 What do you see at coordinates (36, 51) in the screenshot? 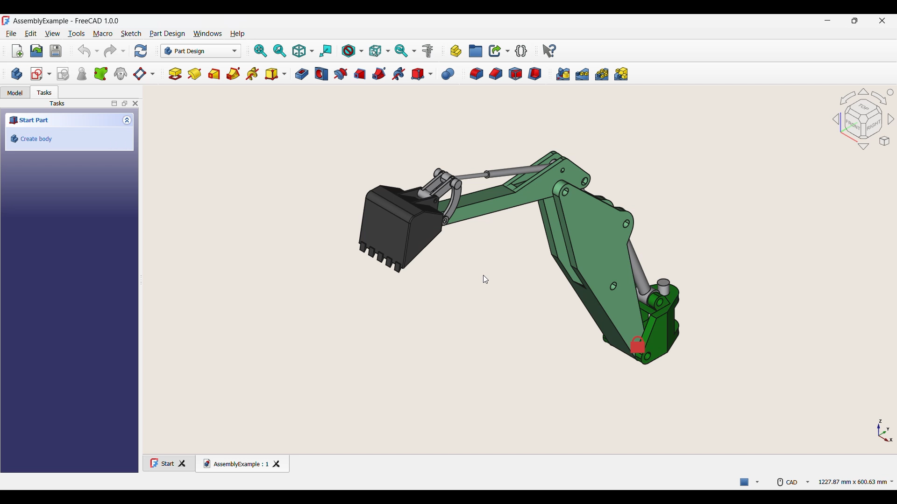
I see `Open` at bounding box center [36, 51].